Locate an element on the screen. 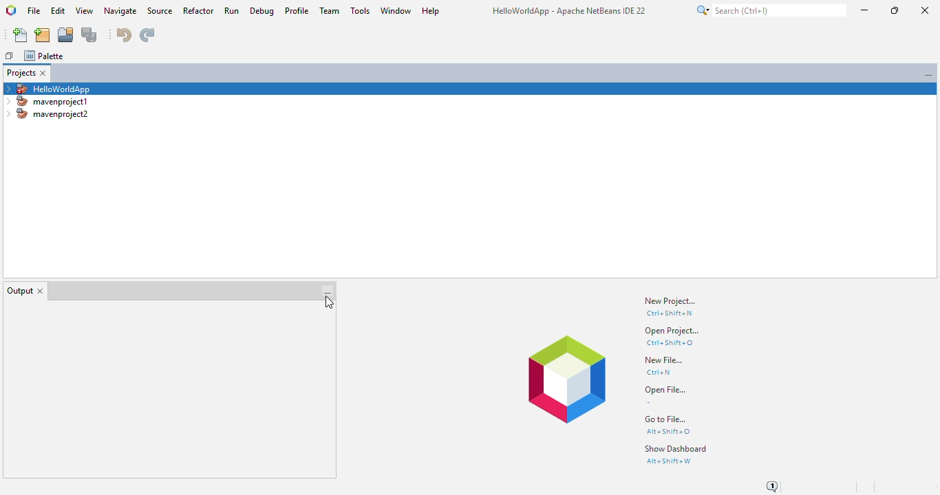 This screenshot has height=495, width=940. shortcut for open project is located at coordinates (670, 342).